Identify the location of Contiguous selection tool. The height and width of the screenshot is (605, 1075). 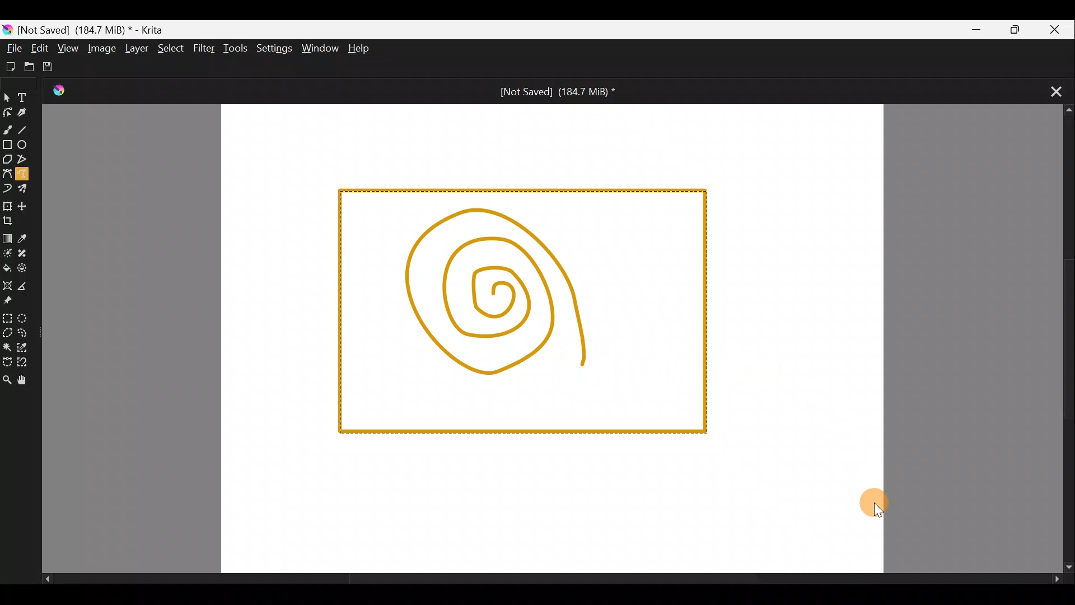
(7, 345).